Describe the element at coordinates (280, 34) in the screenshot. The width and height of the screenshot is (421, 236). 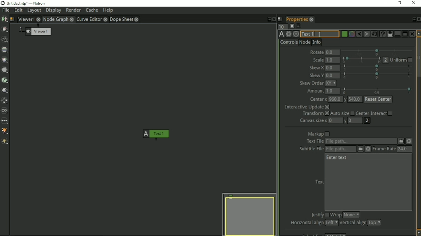
I see `TextOFX version 6.13` at that location.